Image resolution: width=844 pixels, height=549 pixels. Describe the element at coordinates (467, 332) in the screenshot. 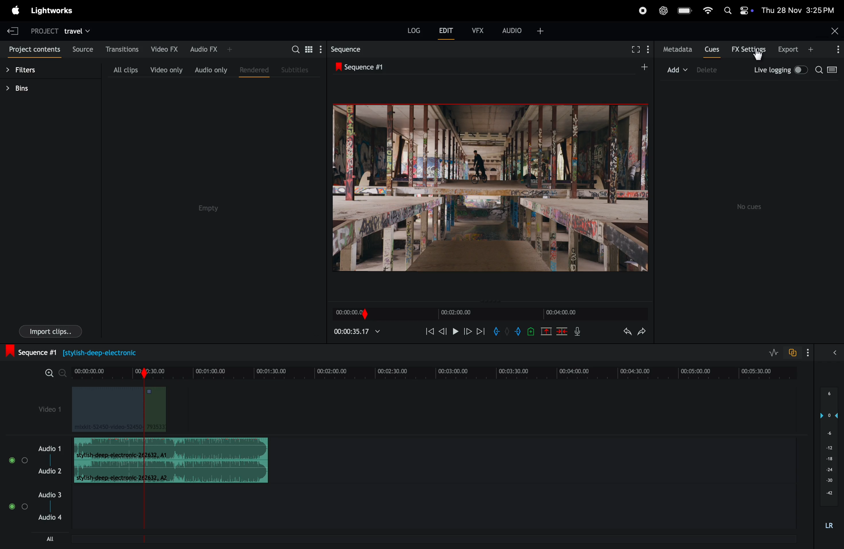

I see `next frame` at that location.